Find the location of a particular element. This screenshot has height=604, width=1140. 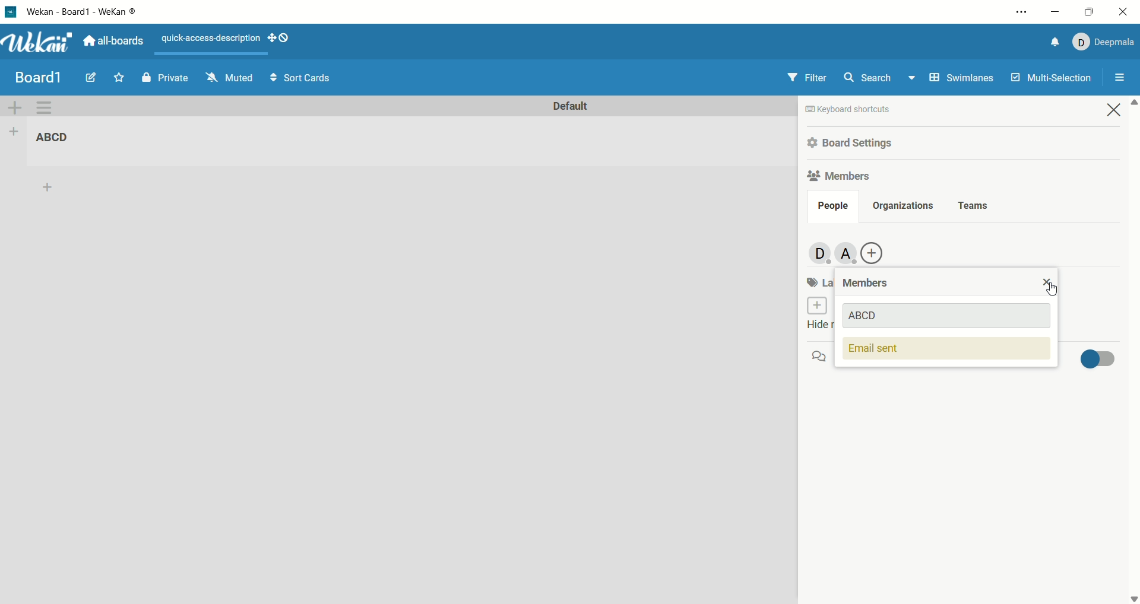

filter is located at coordinates (806, 77).